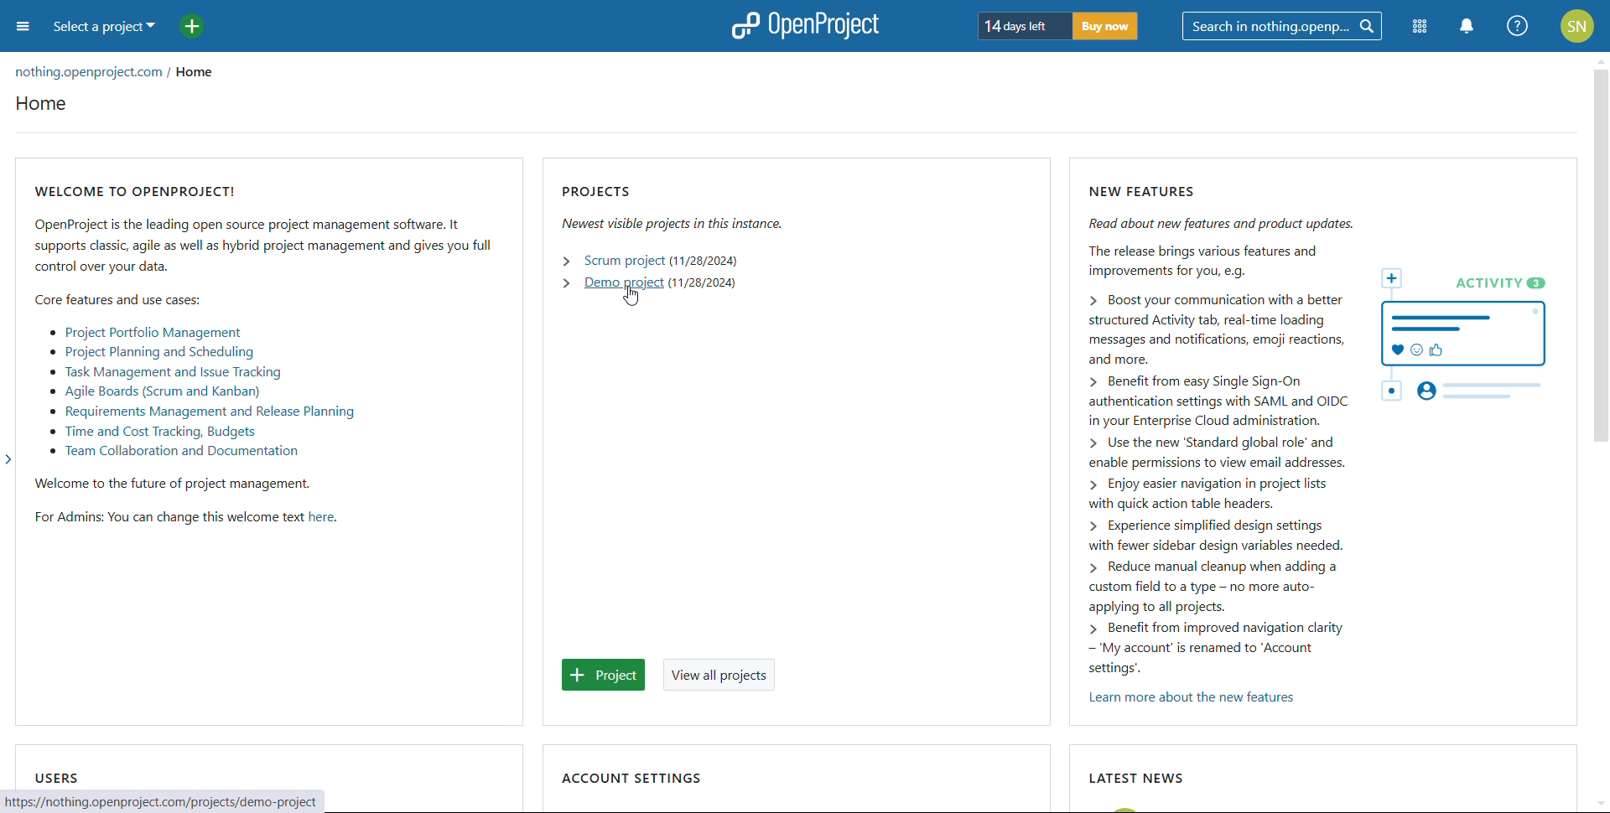  What do you see at coordinates (204, 73) in the screenshot?
I see `home` at bounding box center [204, 73].